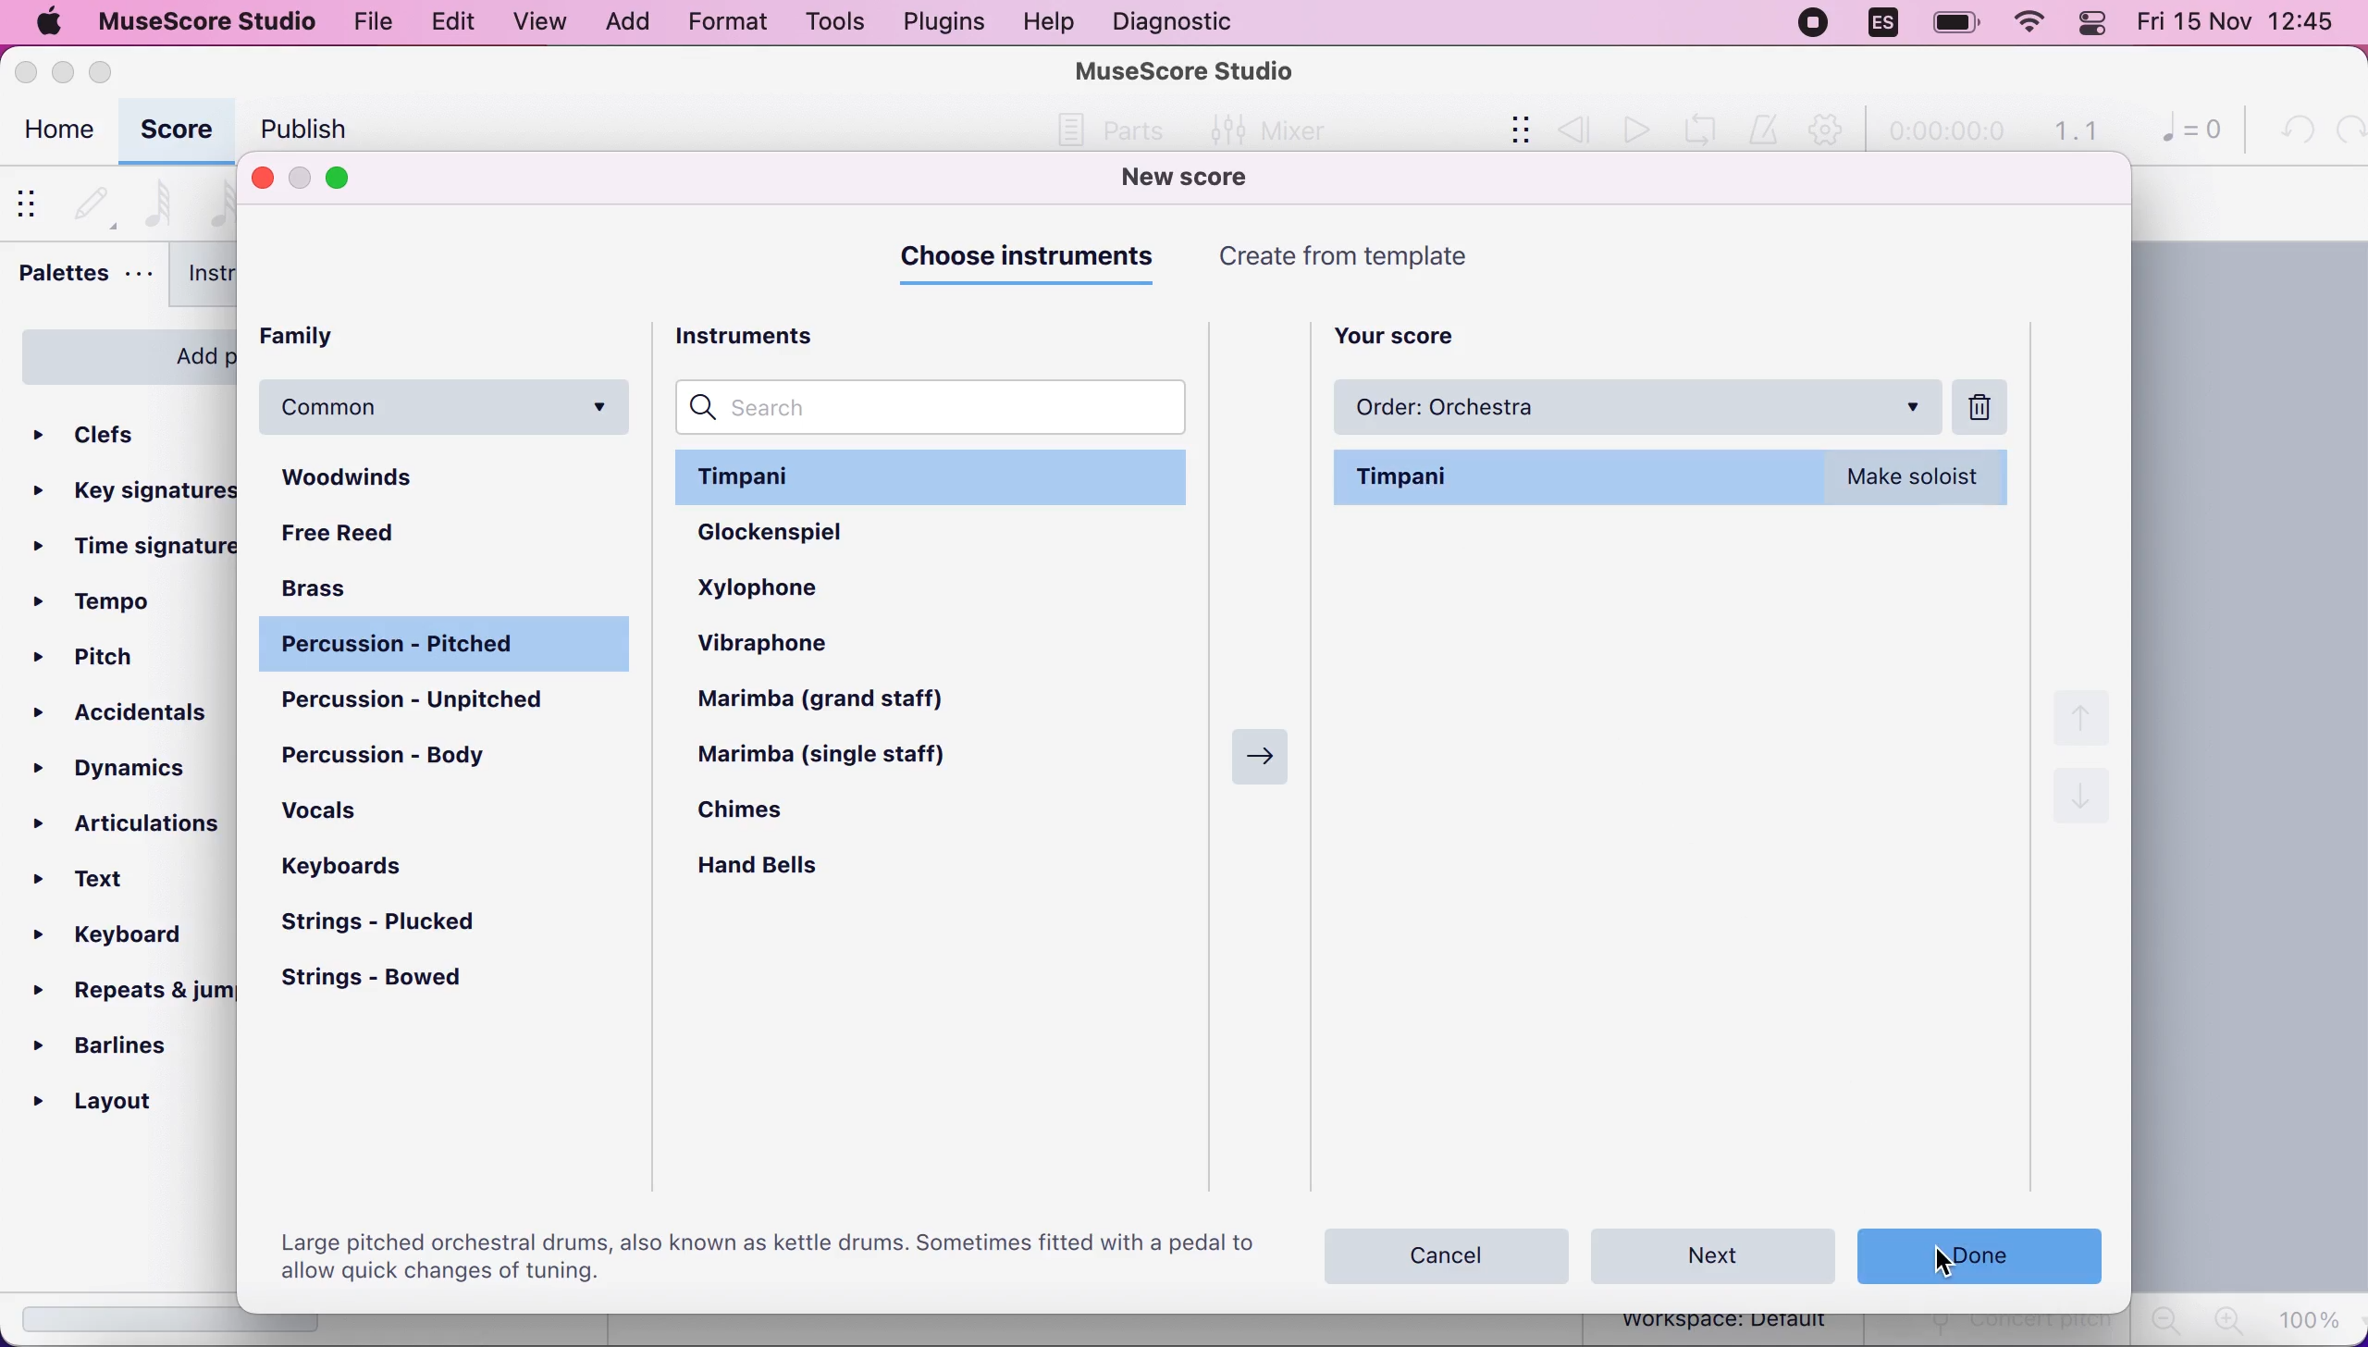  I want to click on order: orchestra, so click(1634, 409).